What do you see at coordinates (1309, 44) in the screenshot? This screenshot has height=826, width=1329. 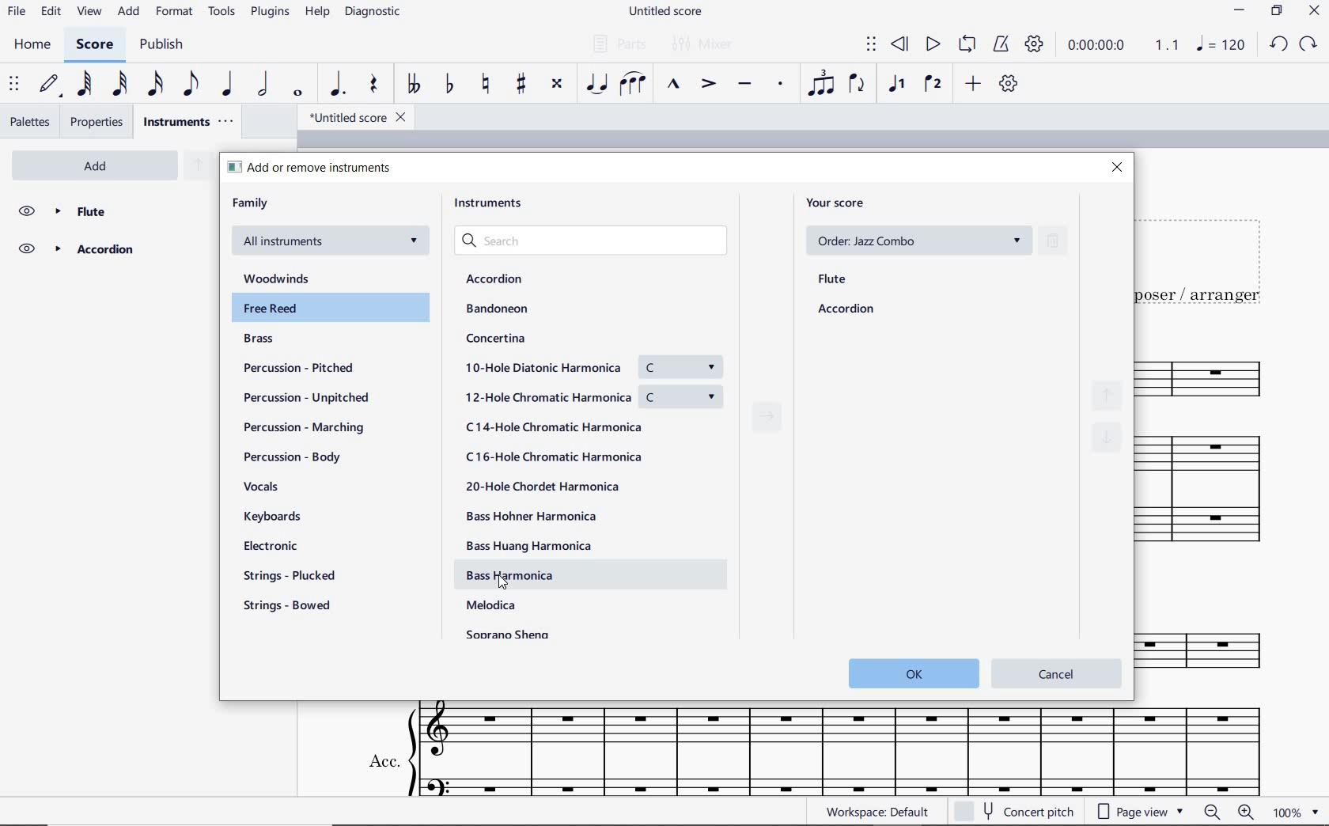 I see `REDO` at bounding box center [1309, 44].